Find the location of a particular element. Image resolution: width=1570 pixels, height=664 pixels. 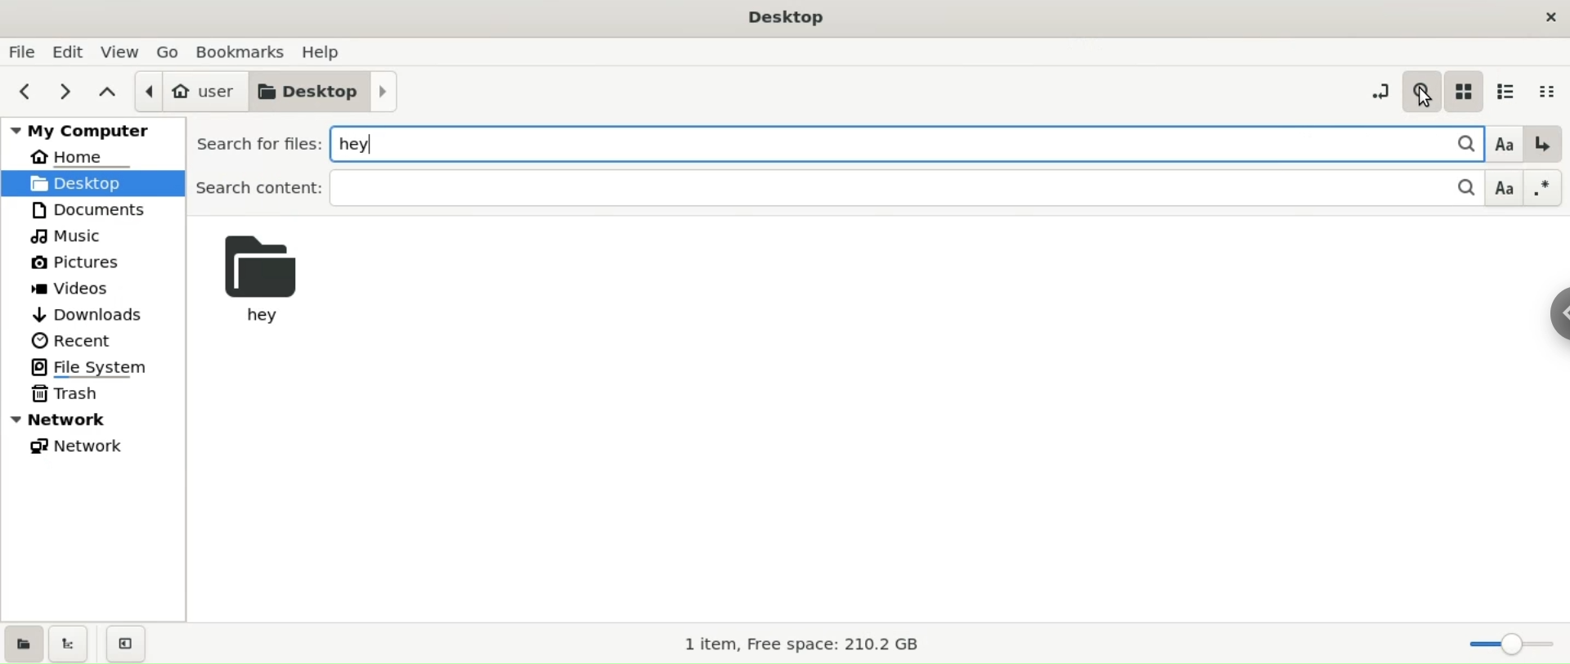

zoom is located at coordinates (1514, 645).